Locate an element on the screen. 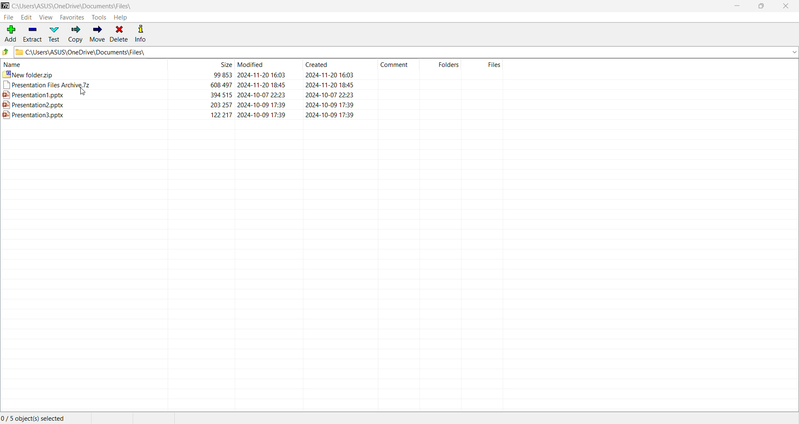  Application Logo is located at coordinates (5, 5).